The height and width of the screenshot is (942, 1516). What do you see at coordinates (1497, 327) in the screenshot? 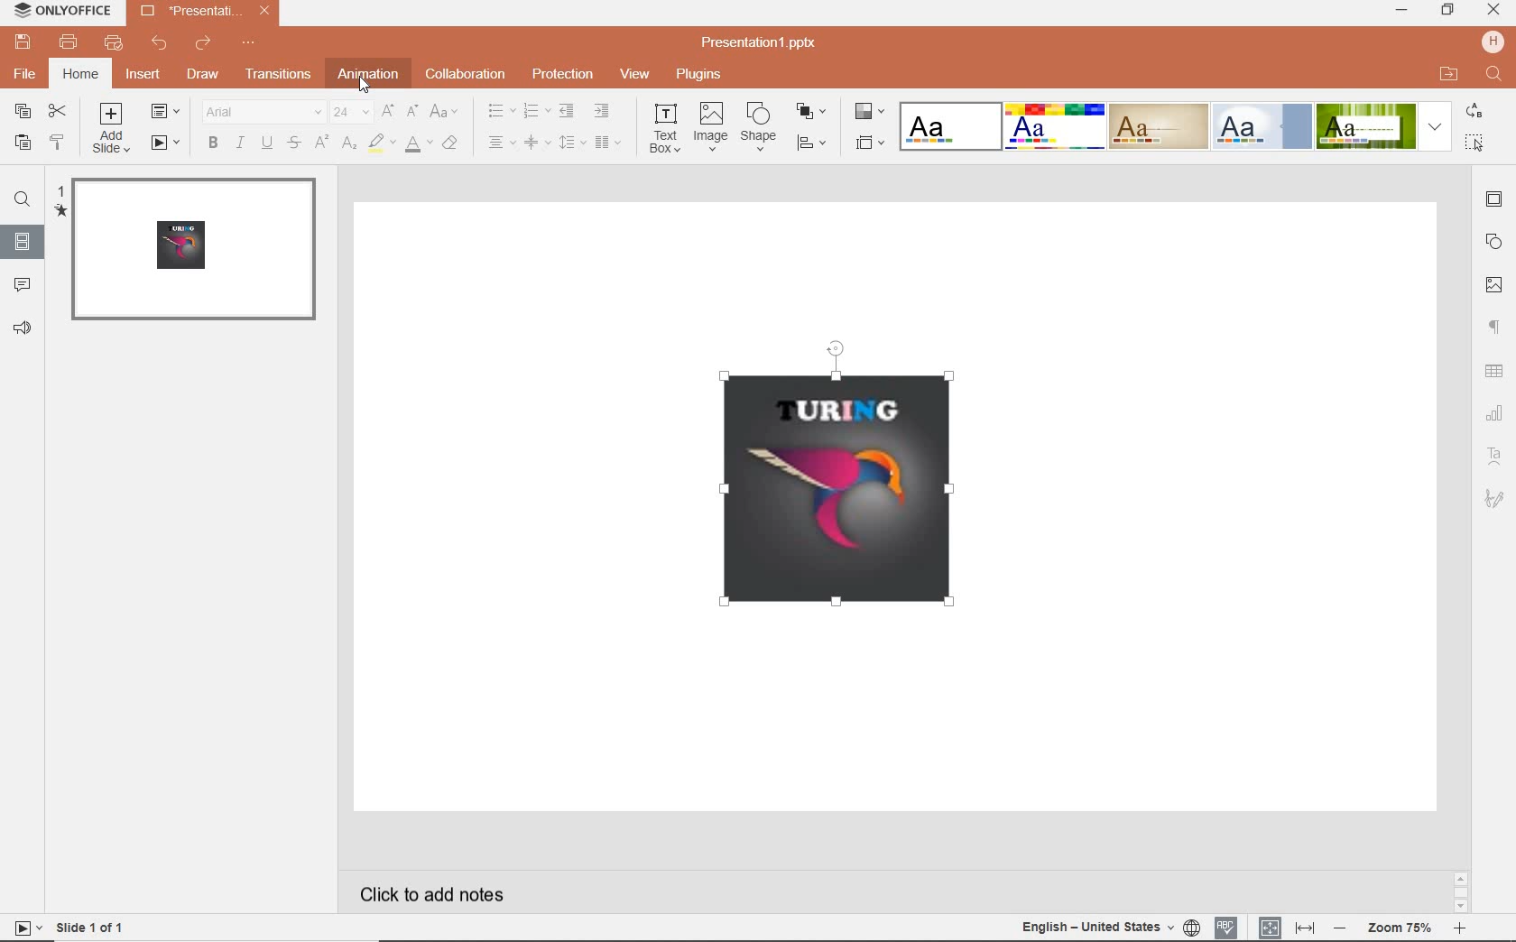
I see `paragraph settings` at bounding box center [1497, 327].